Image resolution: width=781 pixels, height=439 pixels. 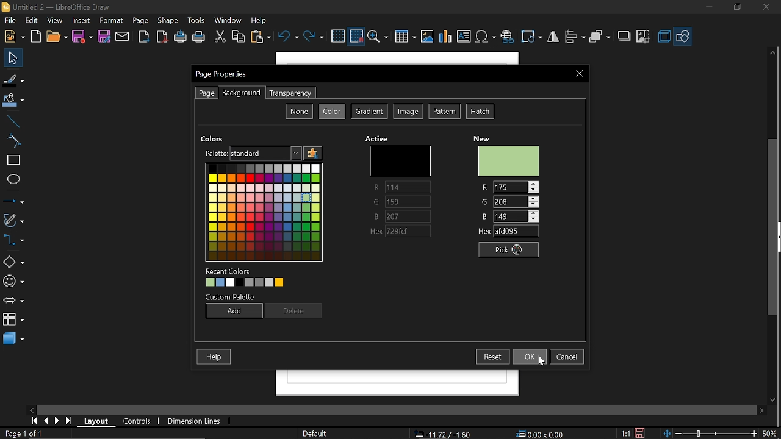 What do you see at coordinates (771, 399) in the screenshot?
I see `MOve down` at bounding box center [771, 399].